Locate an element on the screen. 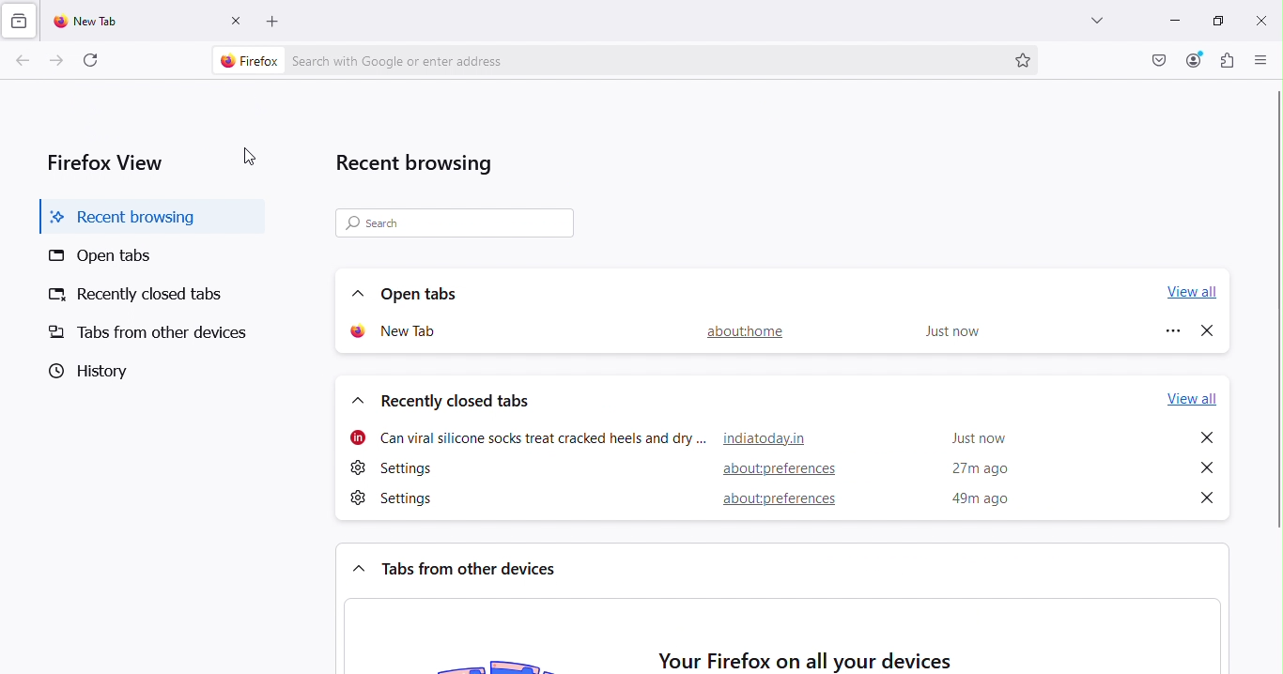  webpage is located at coordinates (511, 439).